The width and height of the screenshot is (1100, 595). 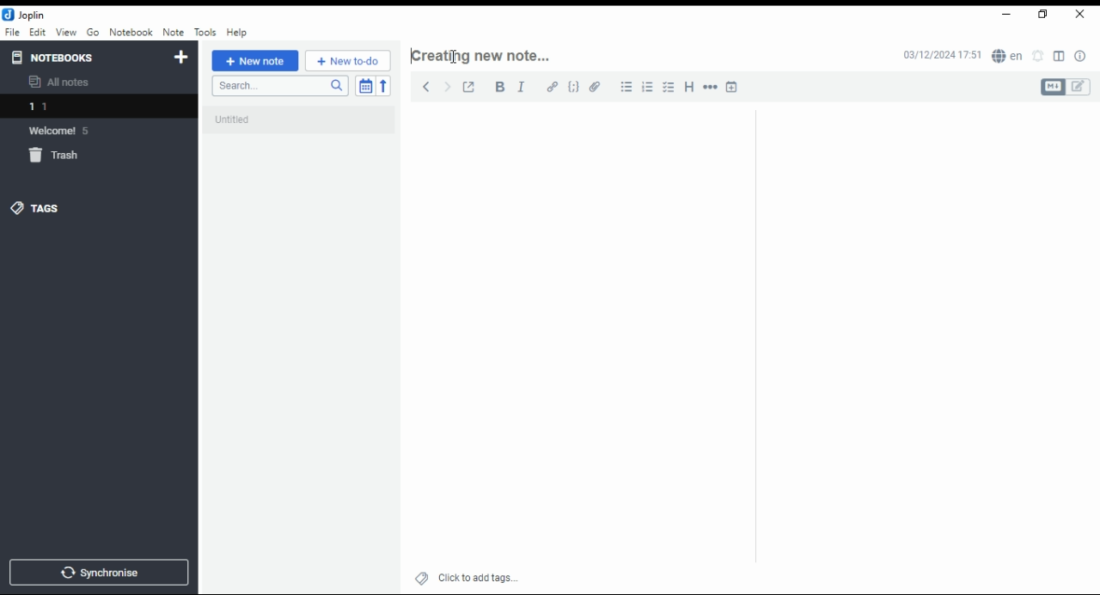 What do you see at coordinates (278, 87) in the screenshot?
I see `search notes` at bounding box center [278, 87].